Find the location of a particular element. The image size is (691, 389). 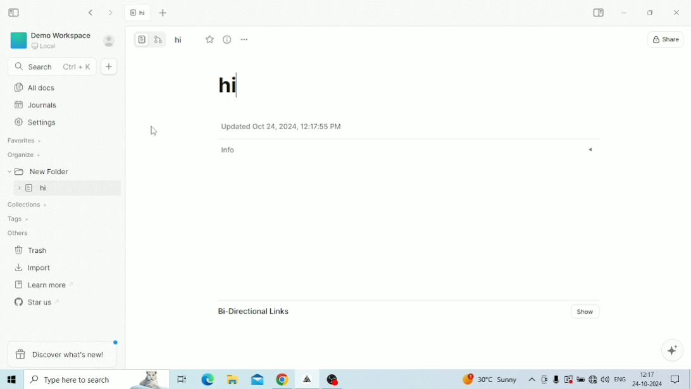

Charging, plugged in is located at coordinates (580, 379).